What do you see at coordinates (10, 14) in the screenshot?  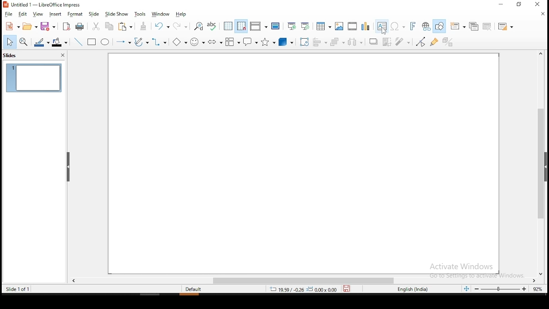 I see `file` at bounding box center [10, 14].